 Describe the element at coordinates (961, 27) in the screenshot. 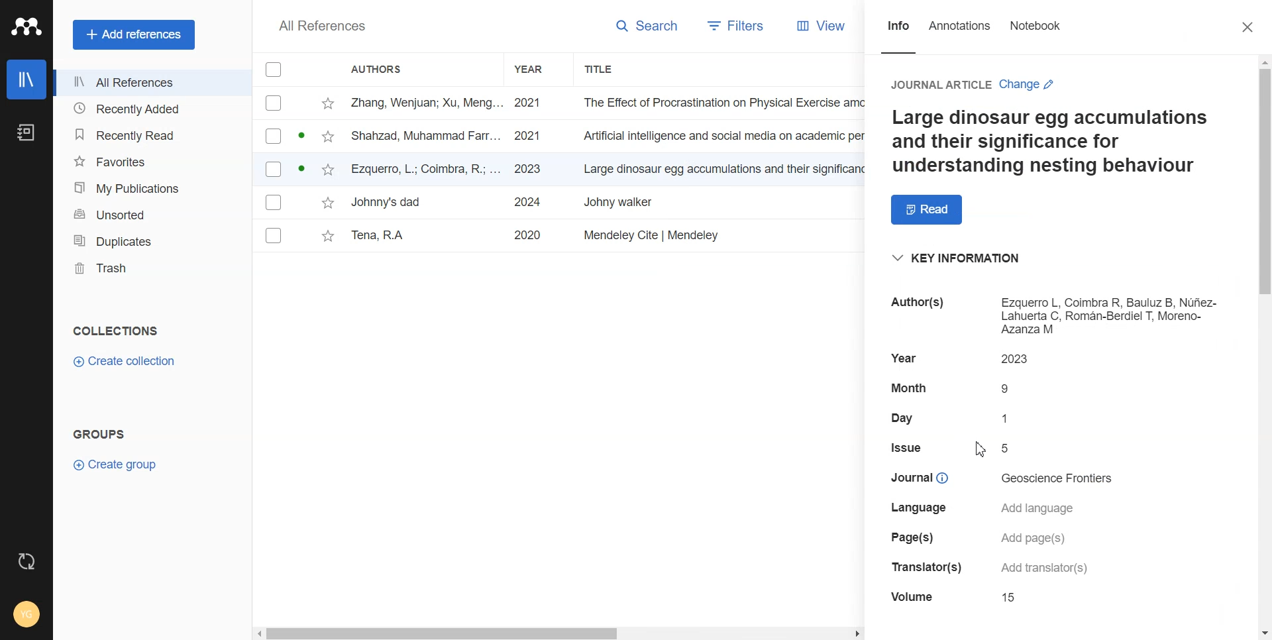

I see `Annotations` at that location.